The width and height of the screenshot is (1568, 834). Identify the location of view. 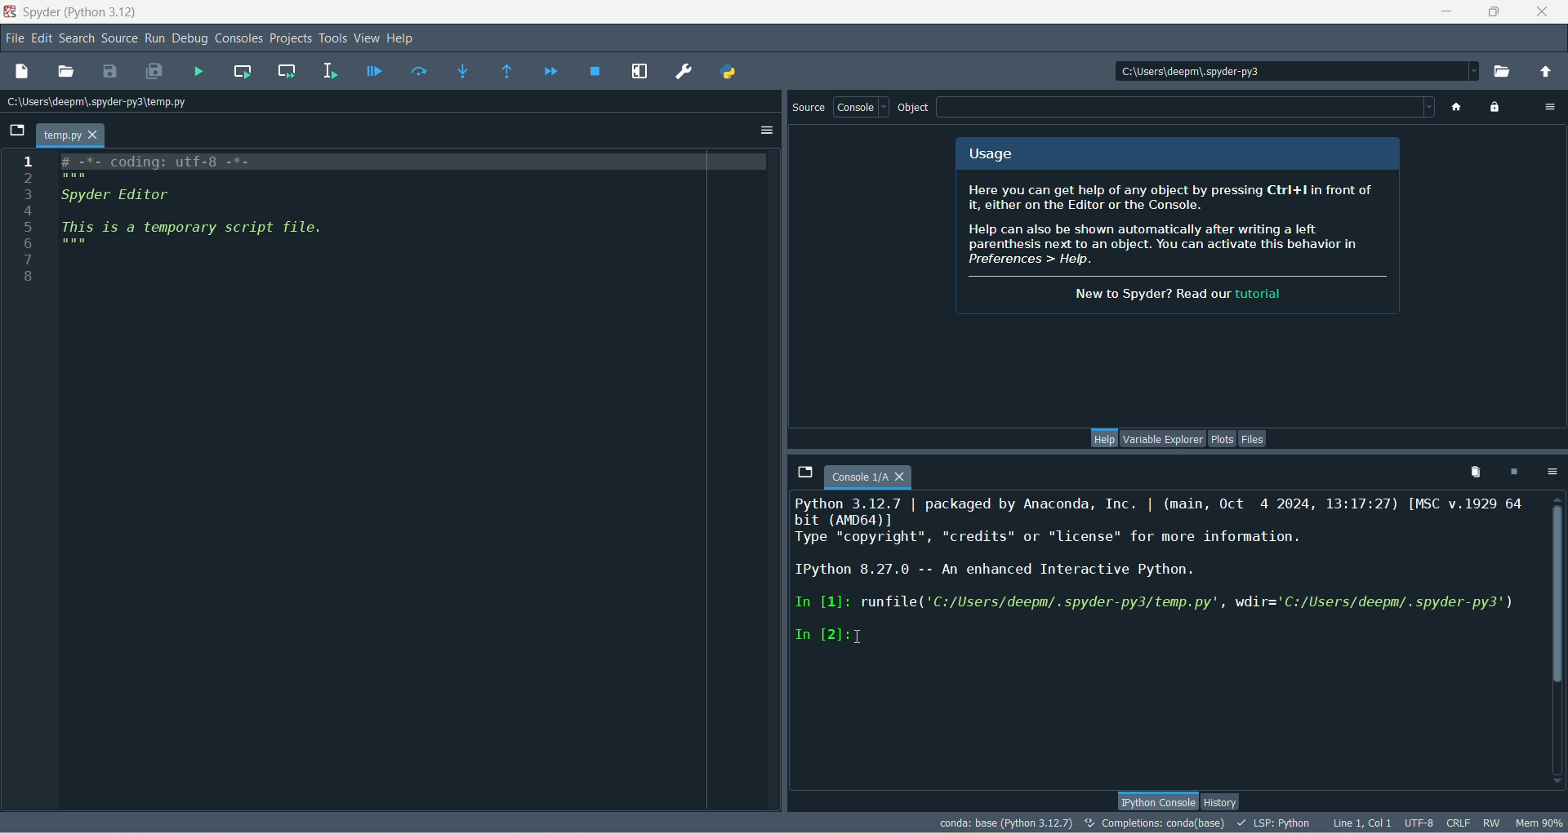
(369, 38).